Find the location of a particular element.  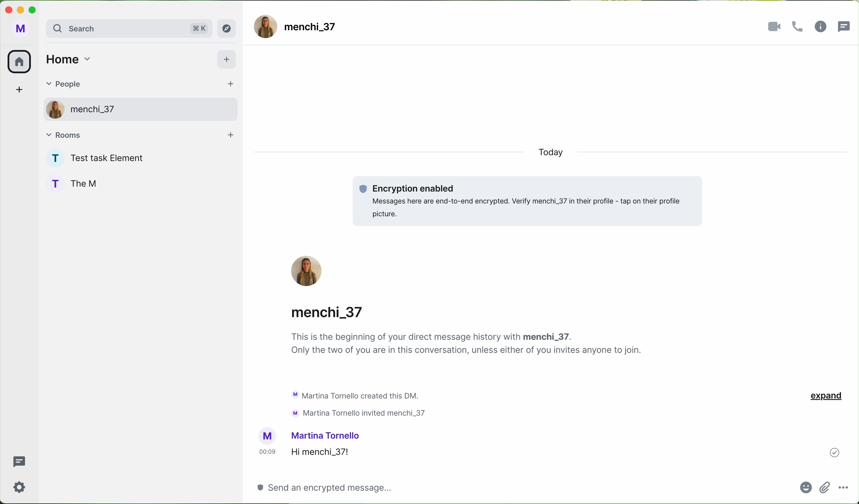

click on a space for message is located at coordinates (325, 489).